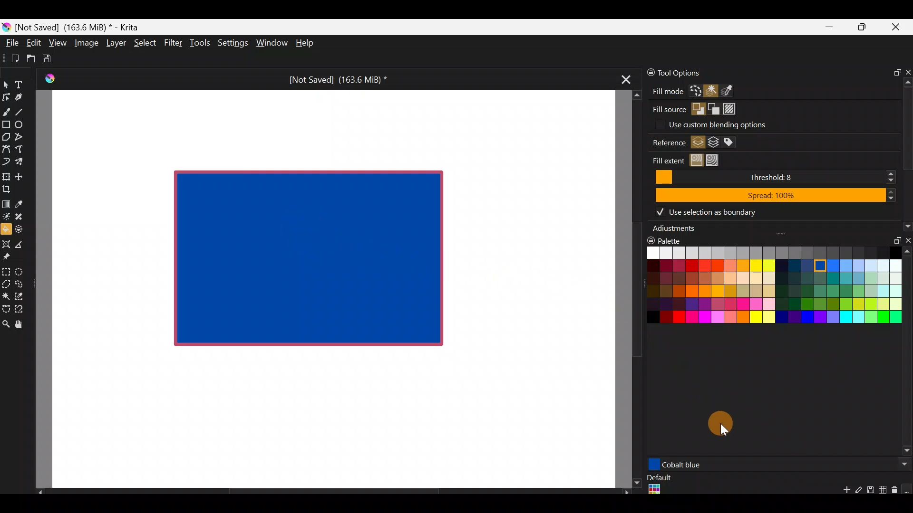 The height and width of the screenshot is (513, 913). What do you see at coordinates (774, 194) in the screenshot?
I see `Spread` at bounding box center [774, 194].